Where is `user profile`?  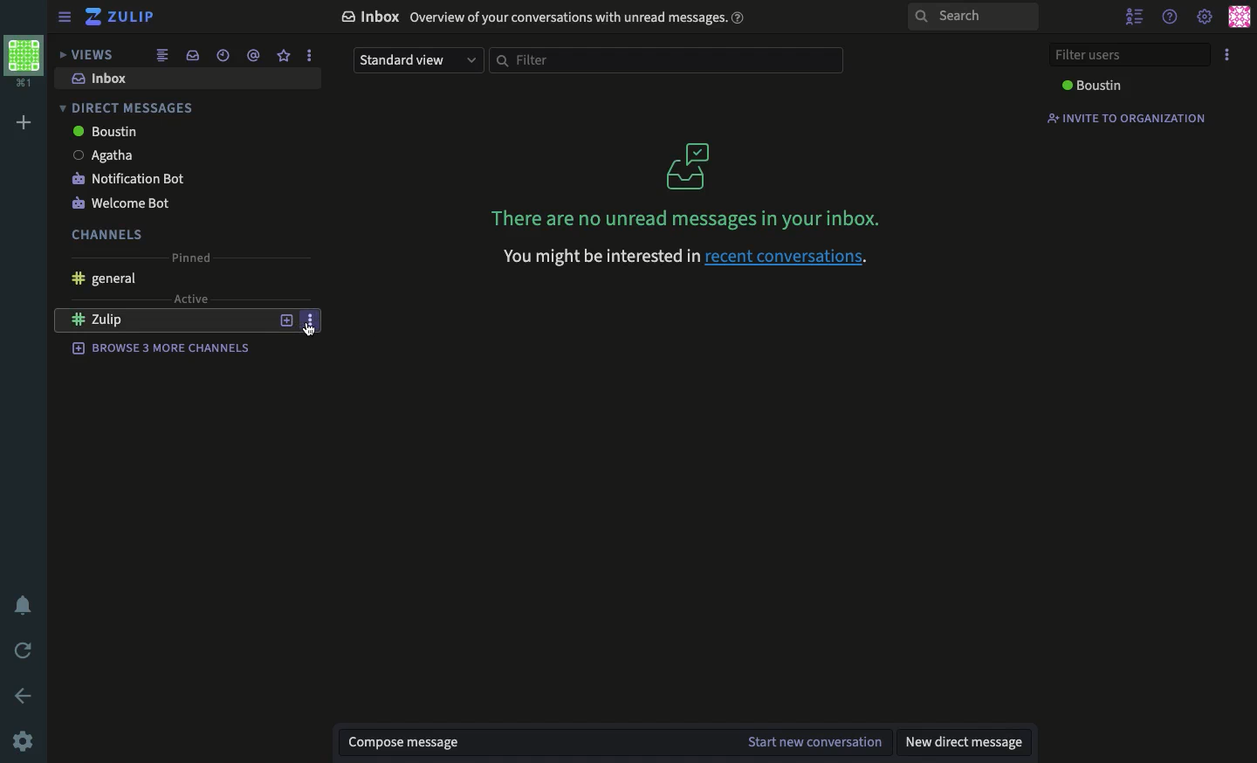
user profile is located at coordinates (1240, 16).